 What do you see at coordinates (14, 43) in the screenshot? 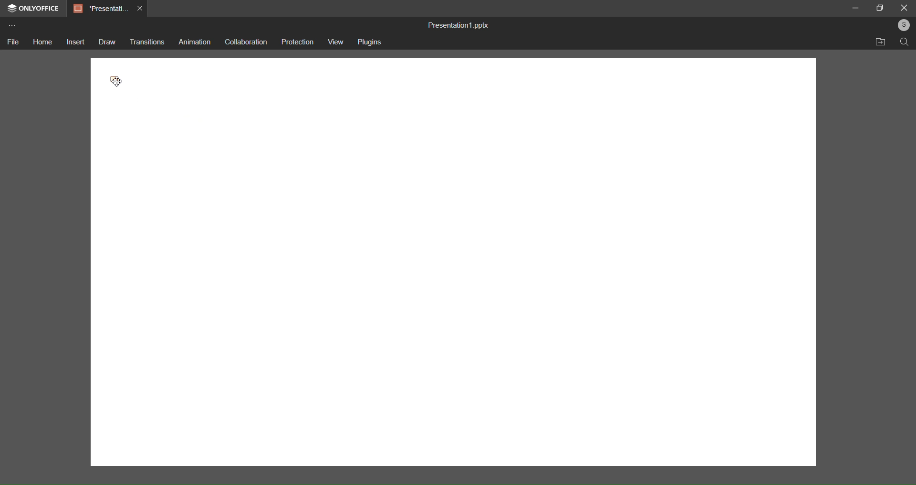
I see `file` at bounding box center [14, 43].